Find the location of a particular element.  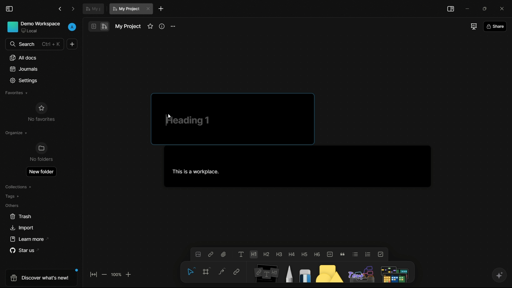

favorites is located at coordinates (17, 92).